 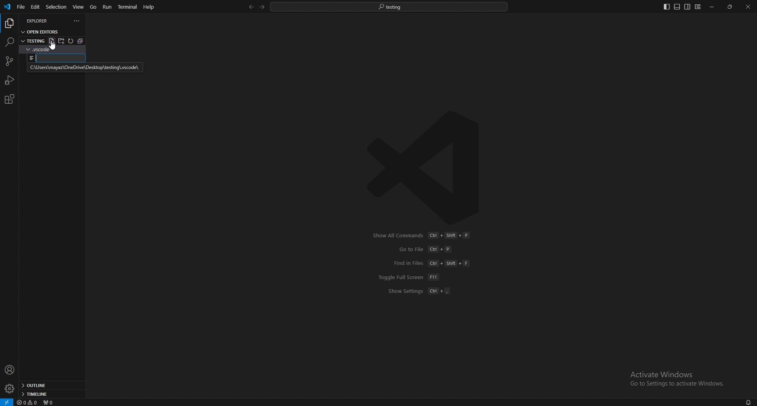 I want to click on folder name, so click(x=33, y=40).